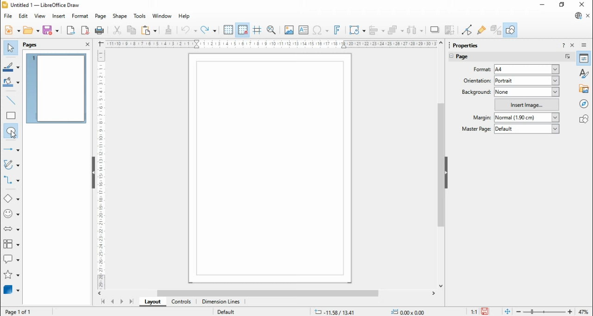  What do you see at coordinates (470, 44) in the screenshot?
I see `properties` at bounding box center [470, 44].